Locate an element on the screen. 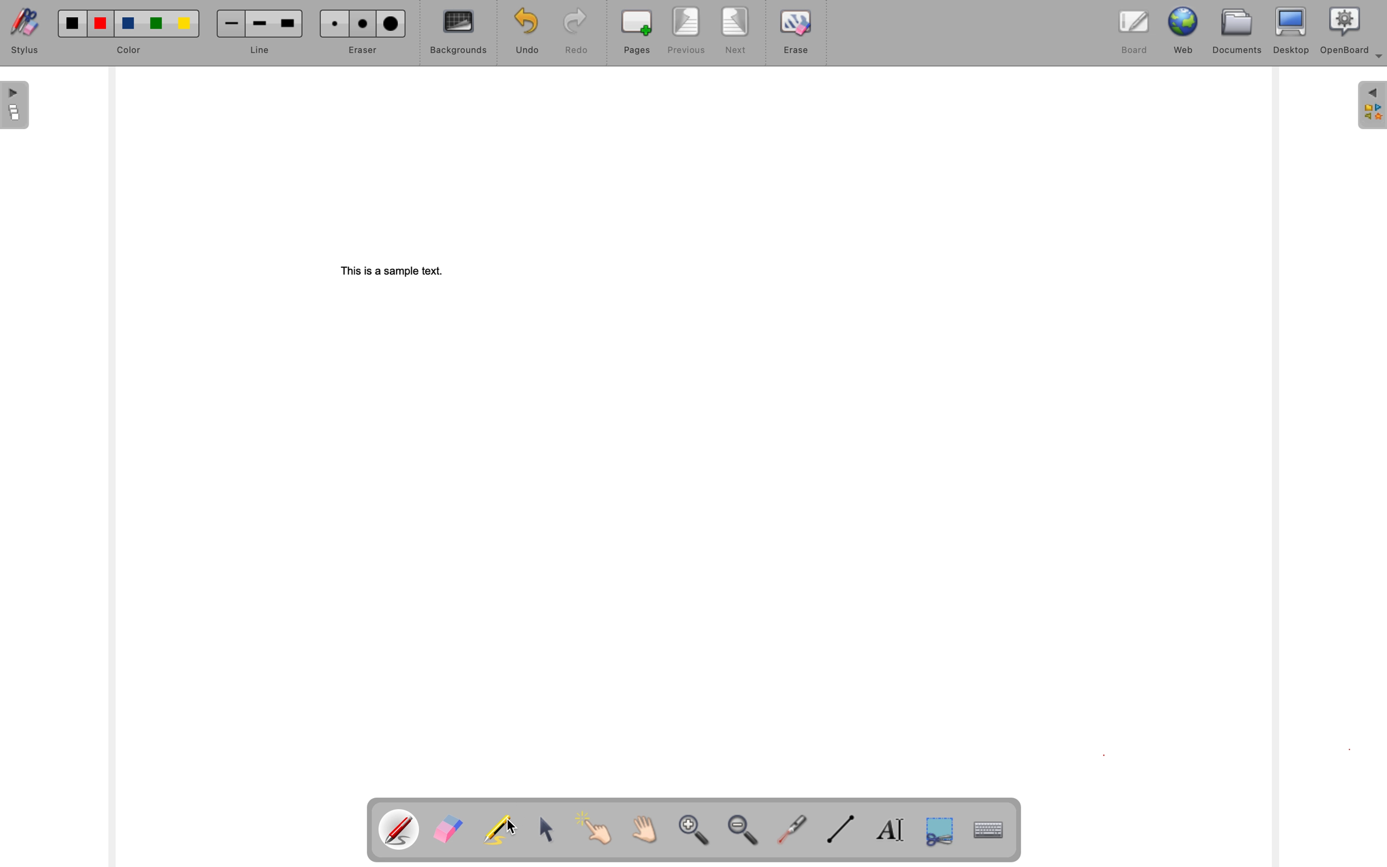 The height and width of the screenshot is (867, 1387). Annotate document is located at coordinates (399, 827).